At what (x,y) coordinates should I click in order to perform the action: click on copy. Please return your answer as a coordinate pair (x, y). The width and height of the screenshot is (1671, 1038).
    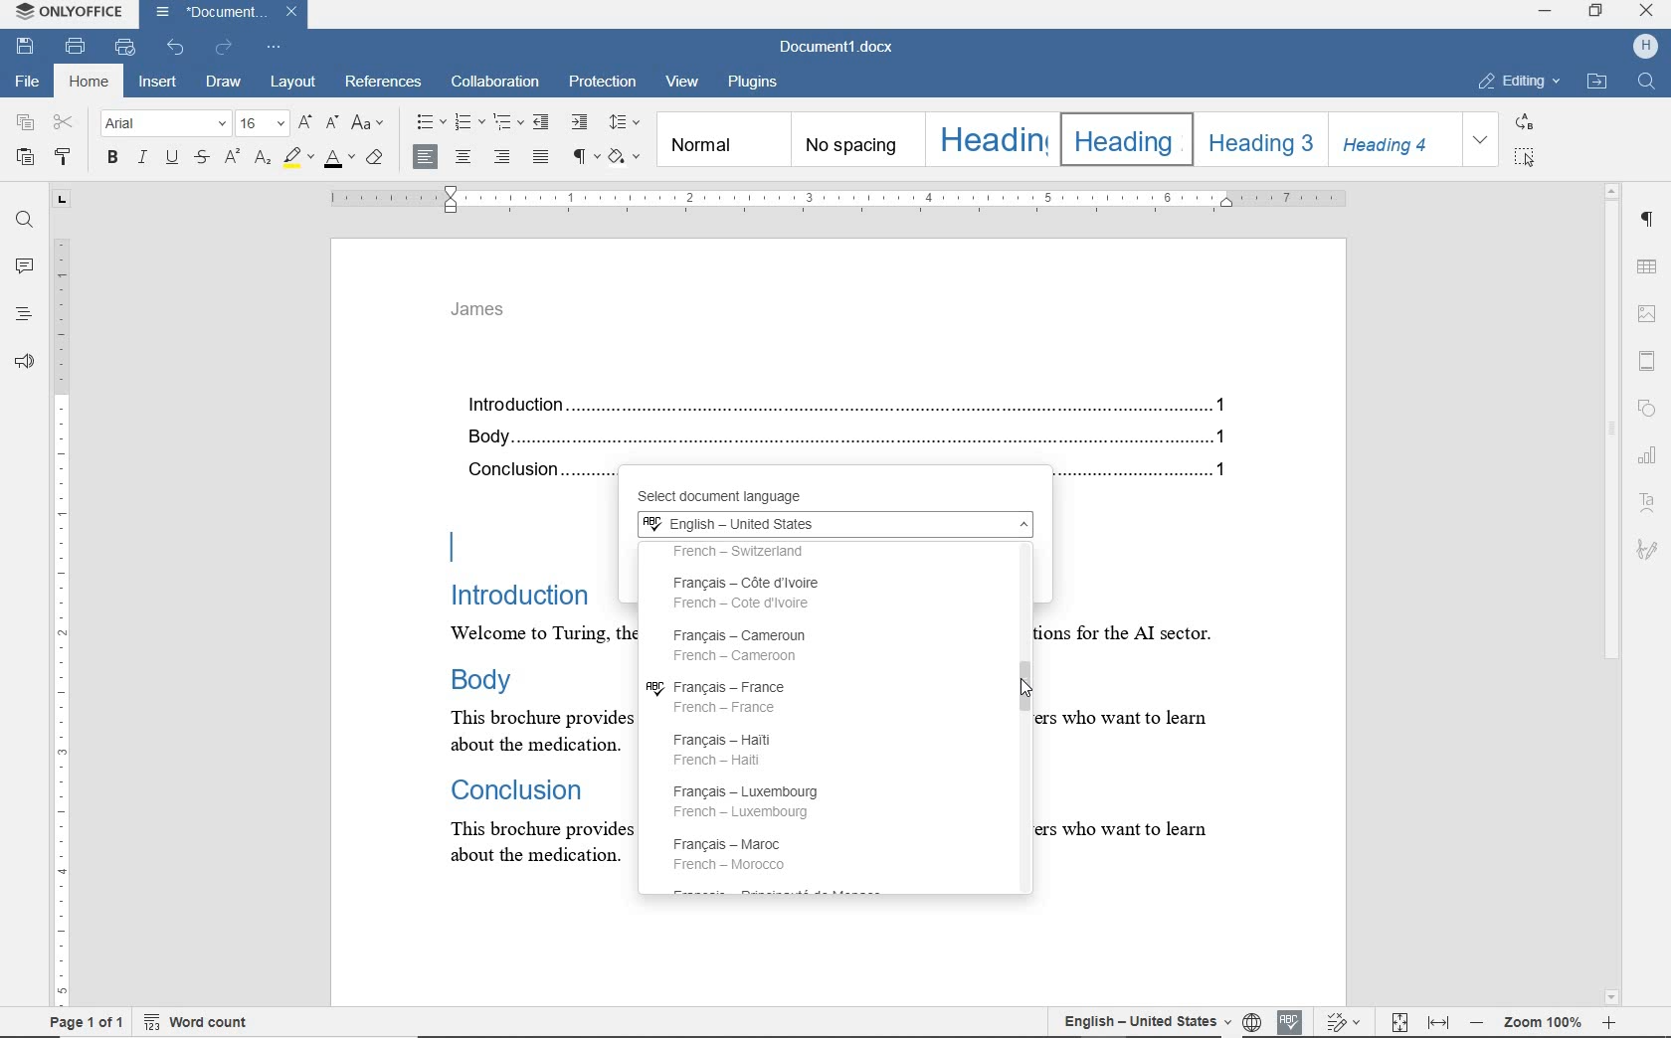
    Looking at the image, I should click on (26, 123).